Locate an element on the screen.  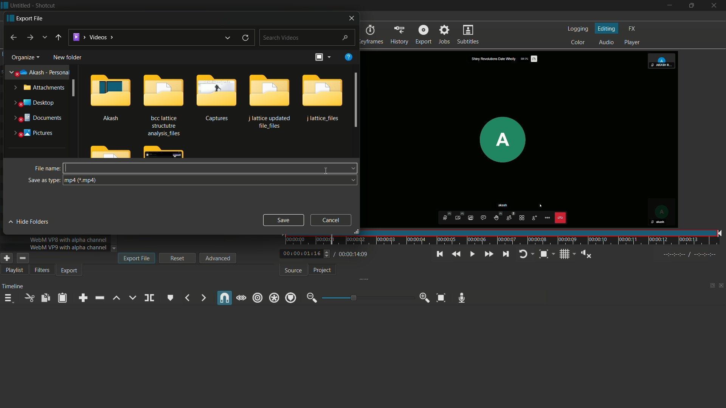
skip to the next point is located at coordinates (507, 254).